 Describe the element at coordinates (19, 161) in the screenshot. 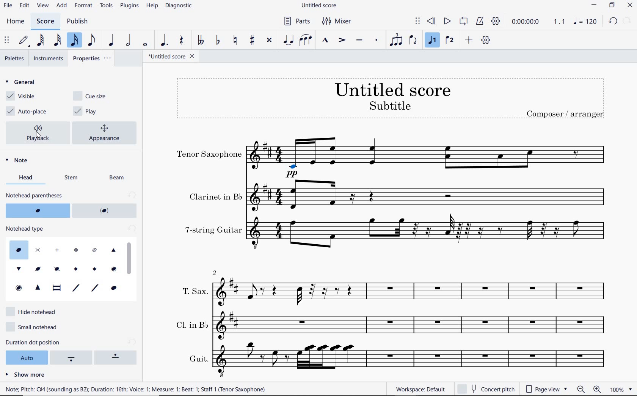

I see `note` at that location.